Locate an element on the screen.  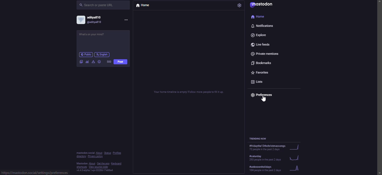
notifications is located at coordinates (261, 26).